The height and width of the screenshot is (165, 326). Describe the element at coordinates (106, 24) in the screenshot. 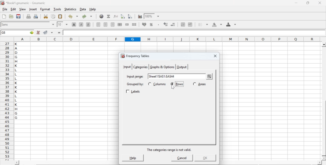

I see `center horizontally` at that location.